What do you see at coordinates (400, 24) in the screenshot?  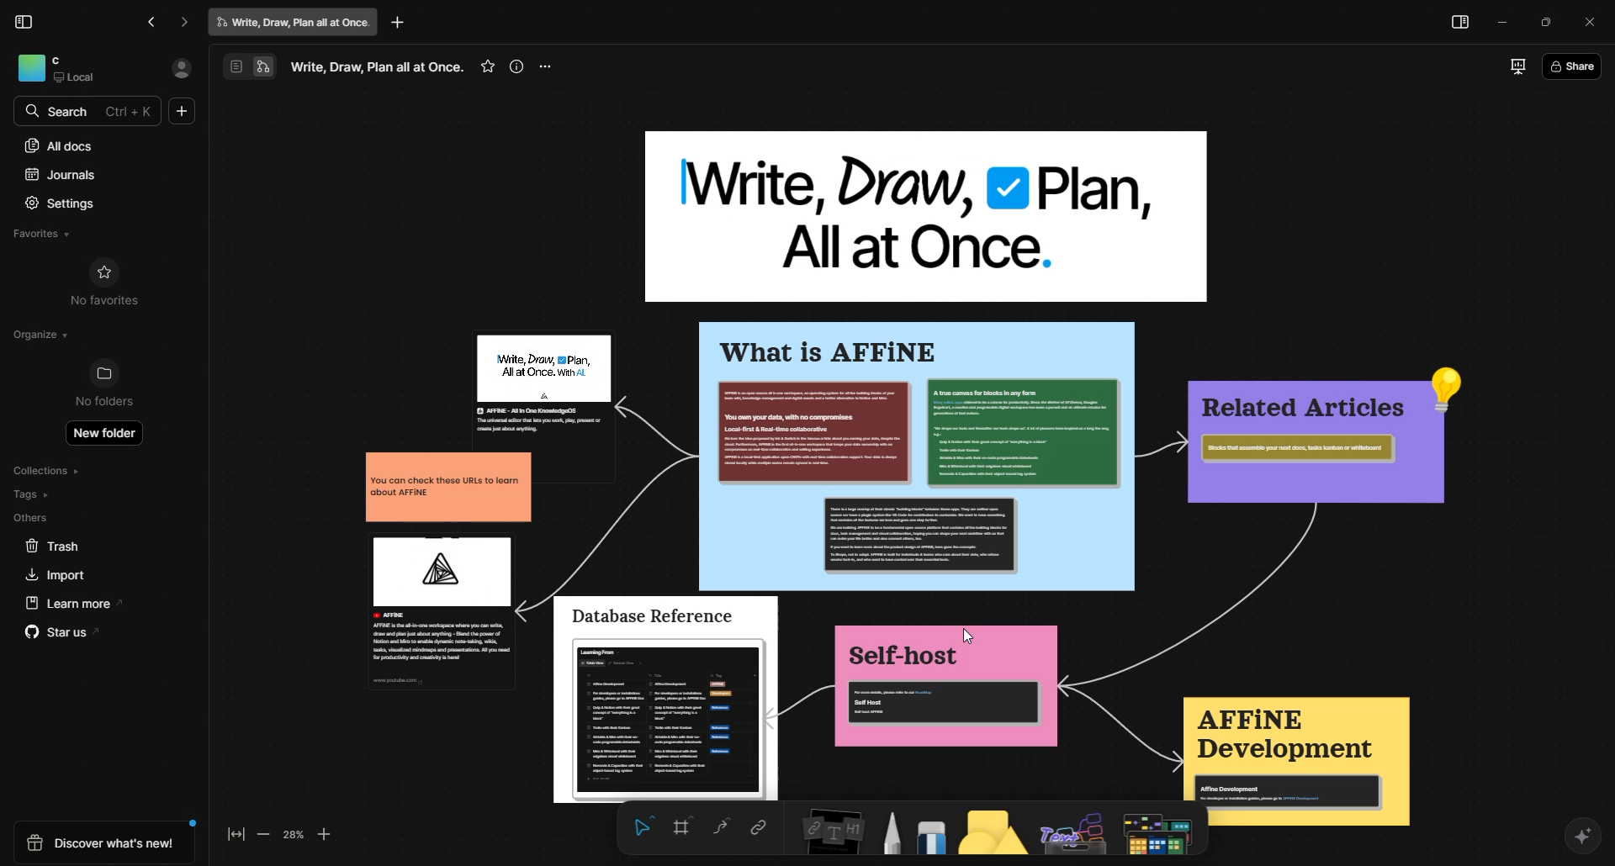 I see `Add` at bounding box center [400, 24].